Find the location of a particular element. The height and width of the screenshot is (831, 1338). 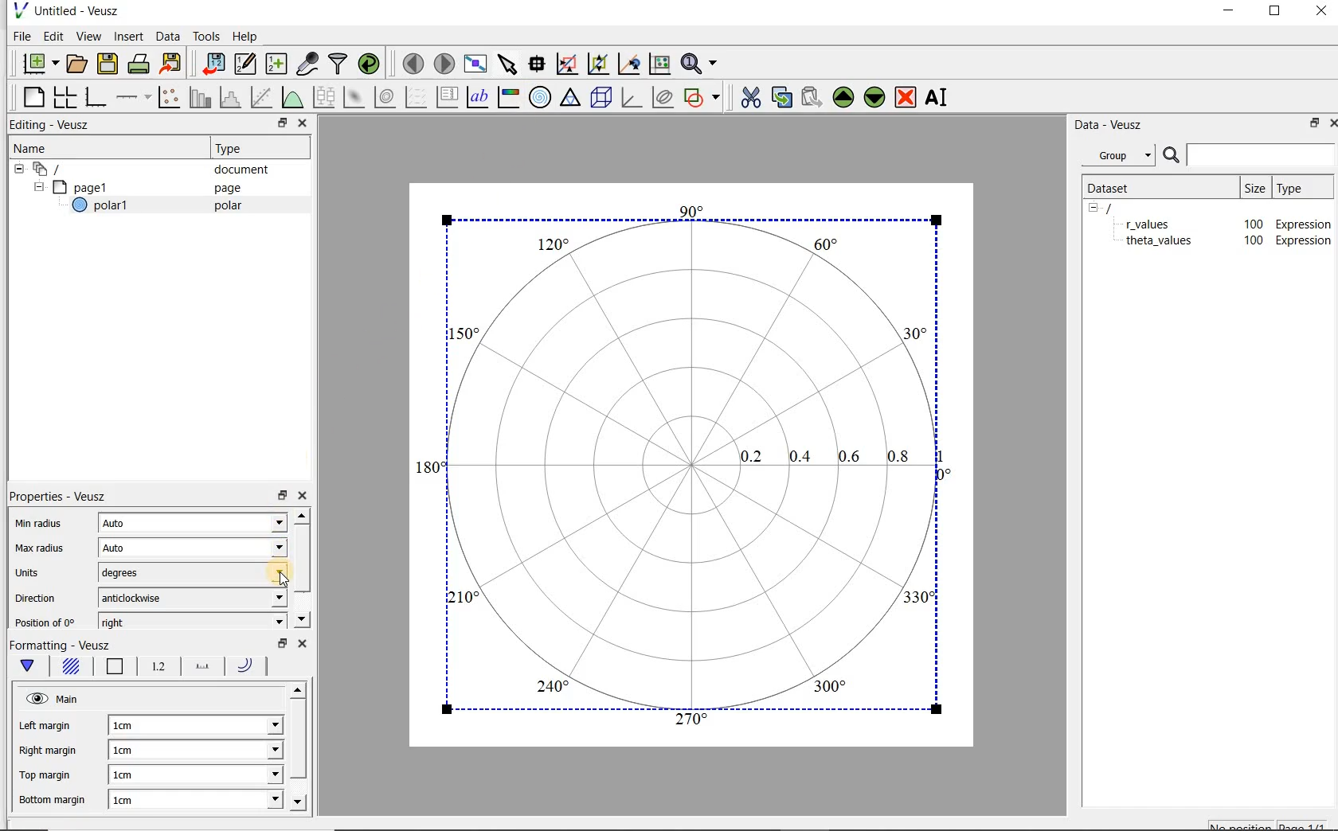

Search bar is located at coordinates (1250, 154).